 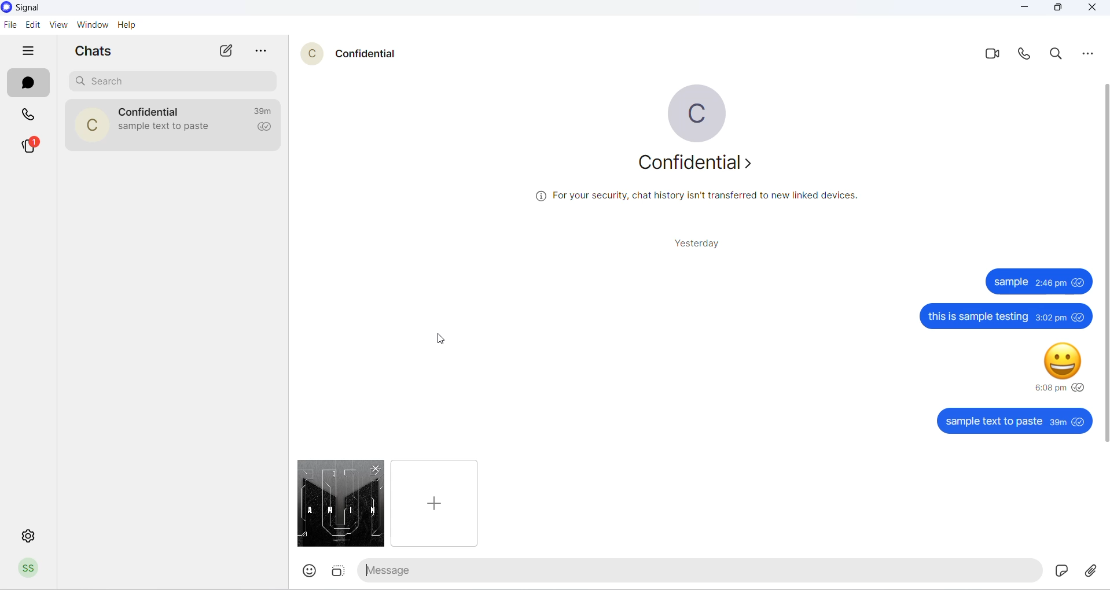 What do you see at coordinates (31, 24) in the screenshot?
I see `edit` at bounding box center [31, 24].